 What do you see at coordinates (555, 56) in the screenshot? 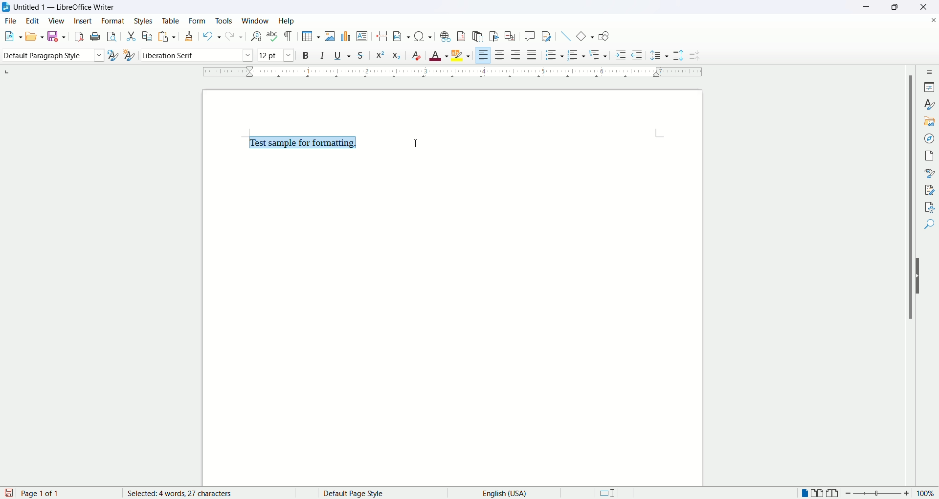
I see `unordered list` at bounding box center [555, 56].